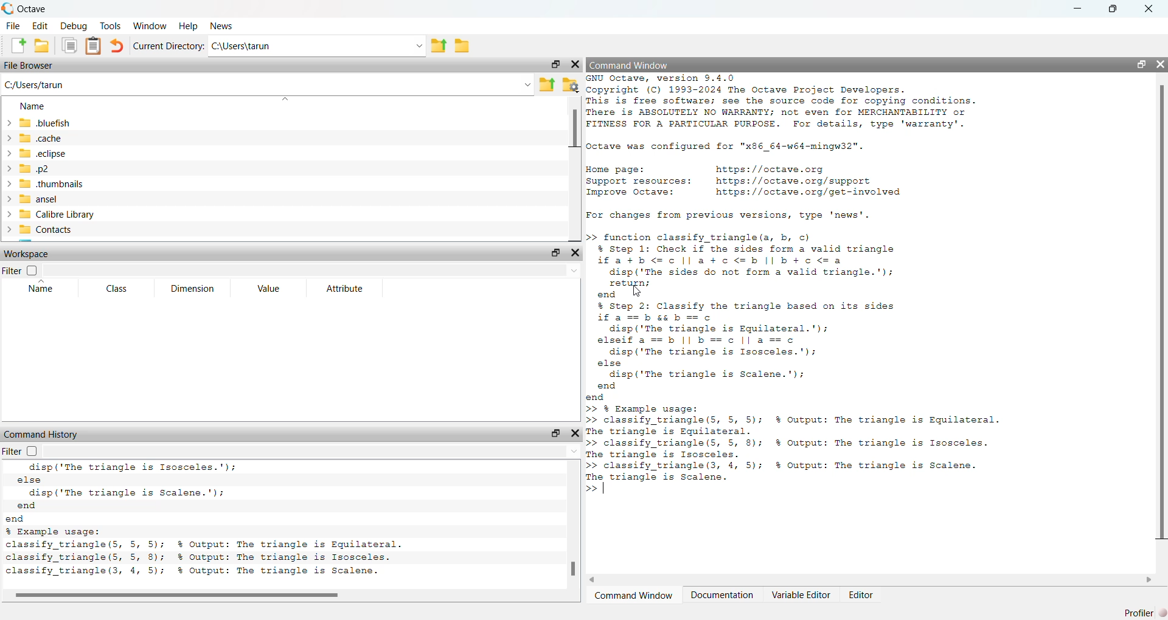  Describe the element at coordinates (192, 289) in the screenshot. I see `dimension` at that location.